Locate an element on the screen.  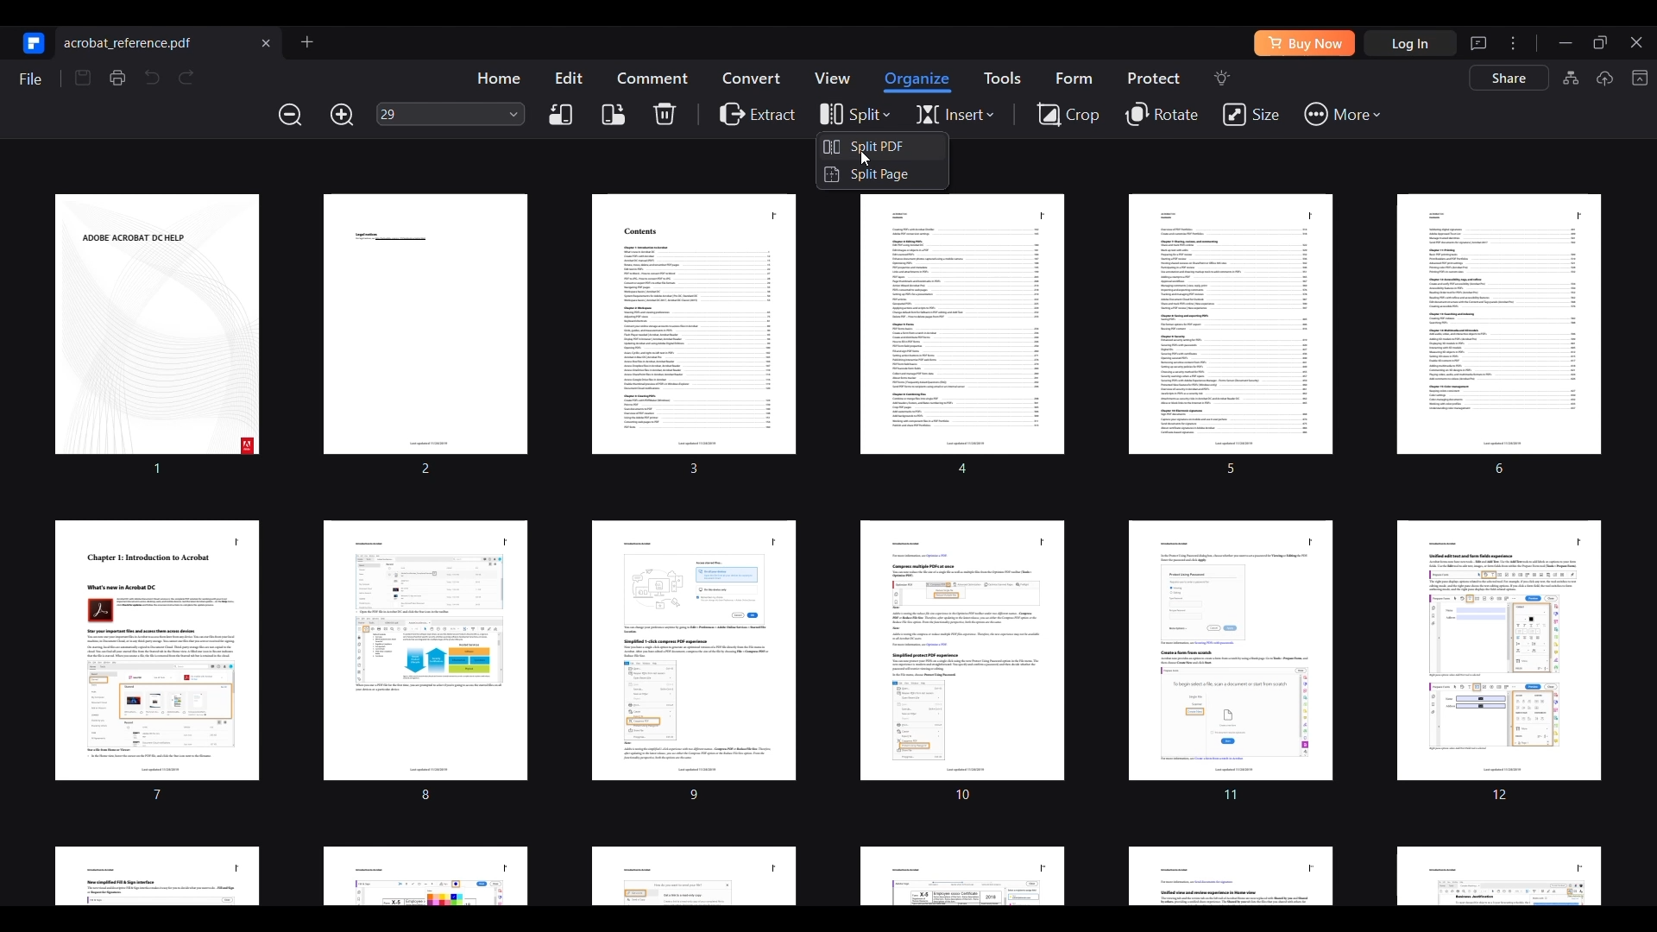
Size is located at coordinates (1251, 115).